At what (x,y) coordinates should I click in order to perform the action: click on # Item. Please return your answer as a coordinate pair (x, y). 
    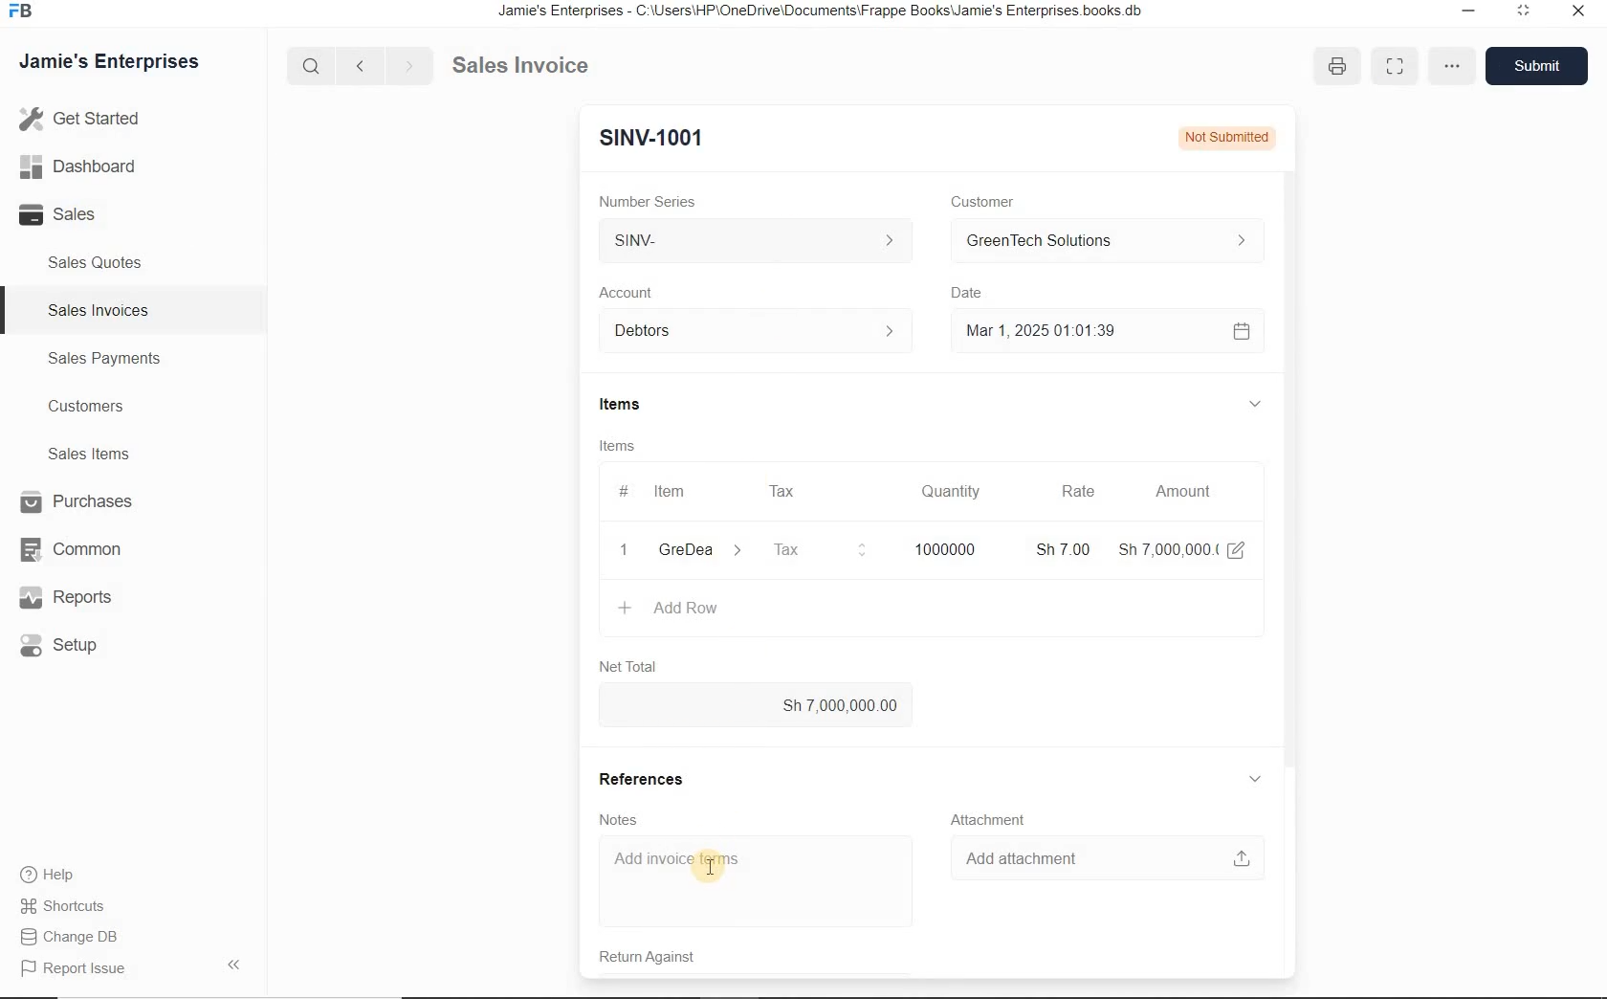
    Looking at the image, I should click on (665, 494).